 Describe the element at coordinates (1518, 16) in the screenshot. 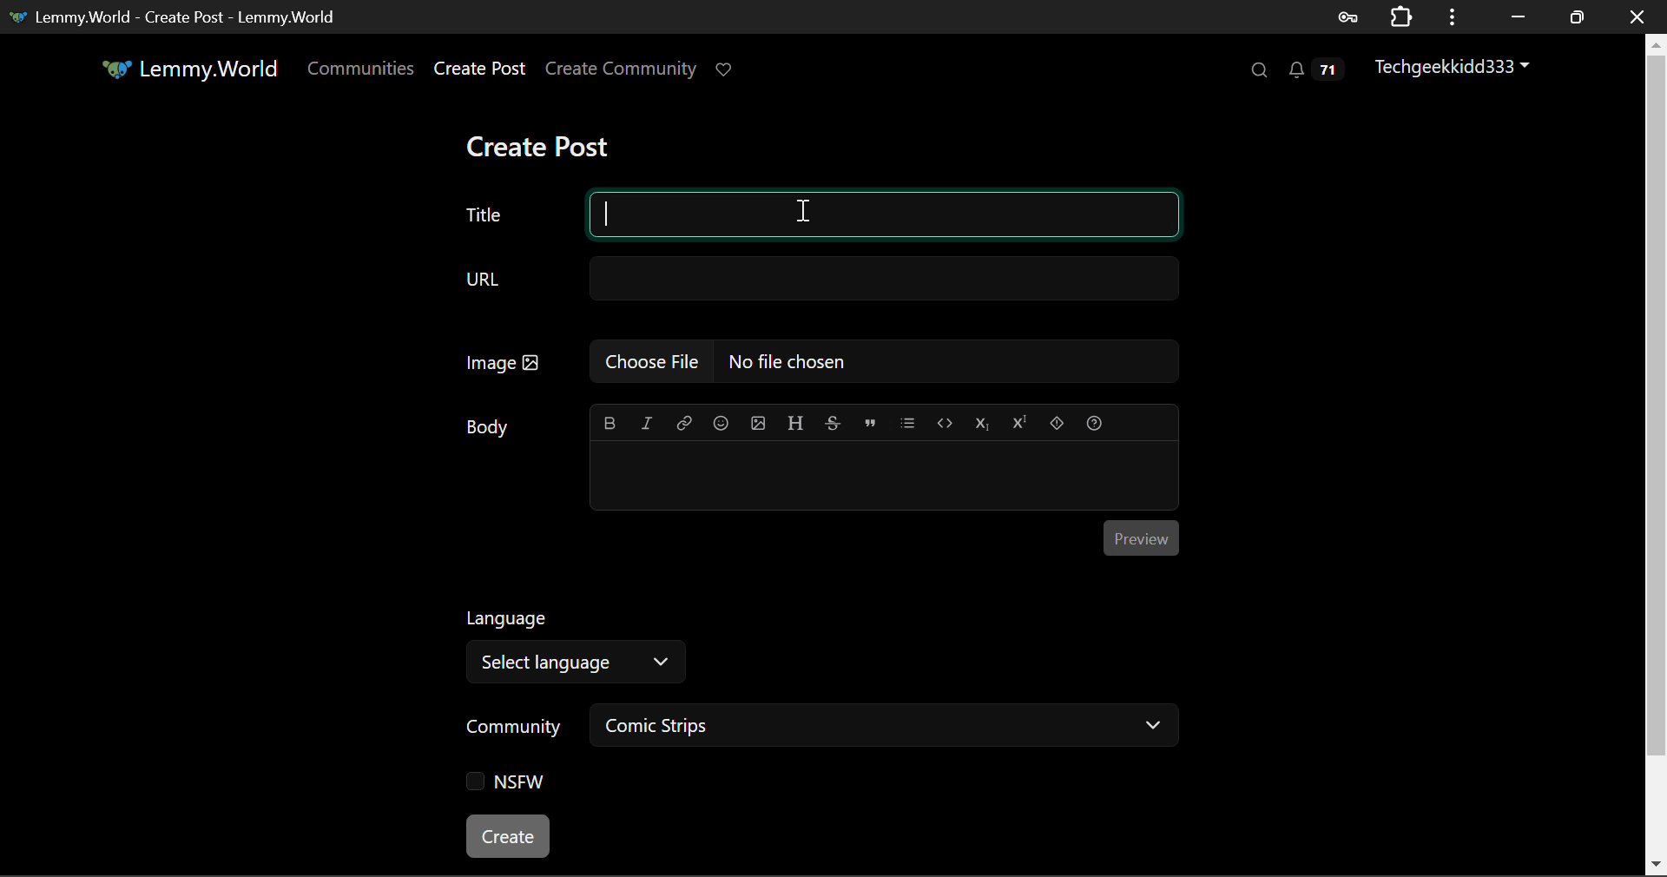

I see `Restore Down` at that location.